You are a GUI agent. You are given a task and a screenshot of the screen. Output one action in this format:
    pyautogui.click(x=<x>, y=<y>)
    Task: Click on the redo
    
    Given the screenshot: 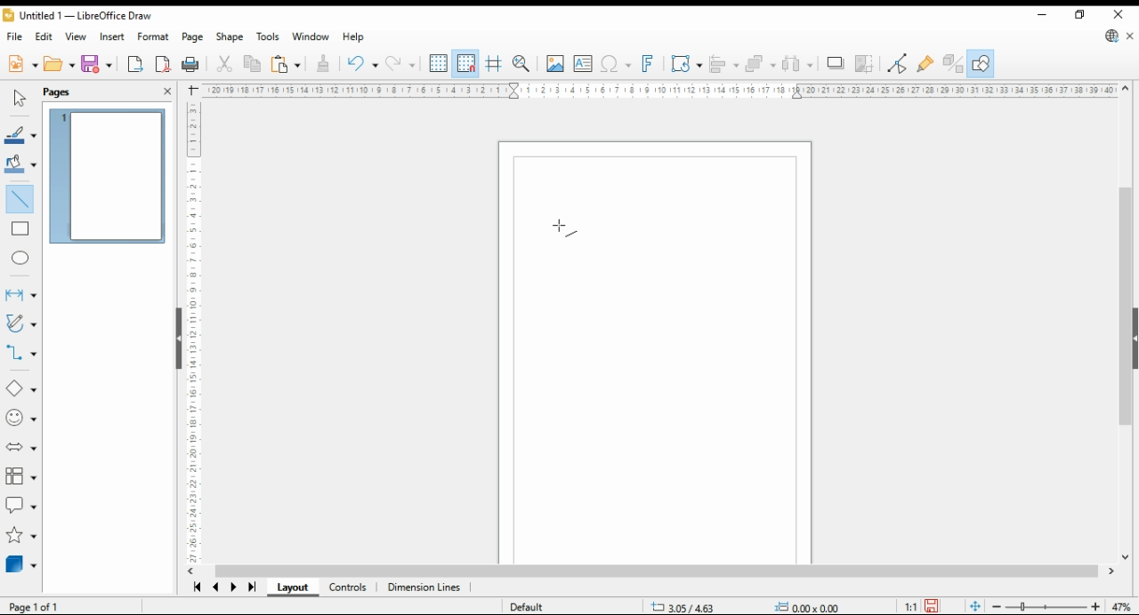 What is the action you would take?
    pyautogui.click(x=361, y=65)
    